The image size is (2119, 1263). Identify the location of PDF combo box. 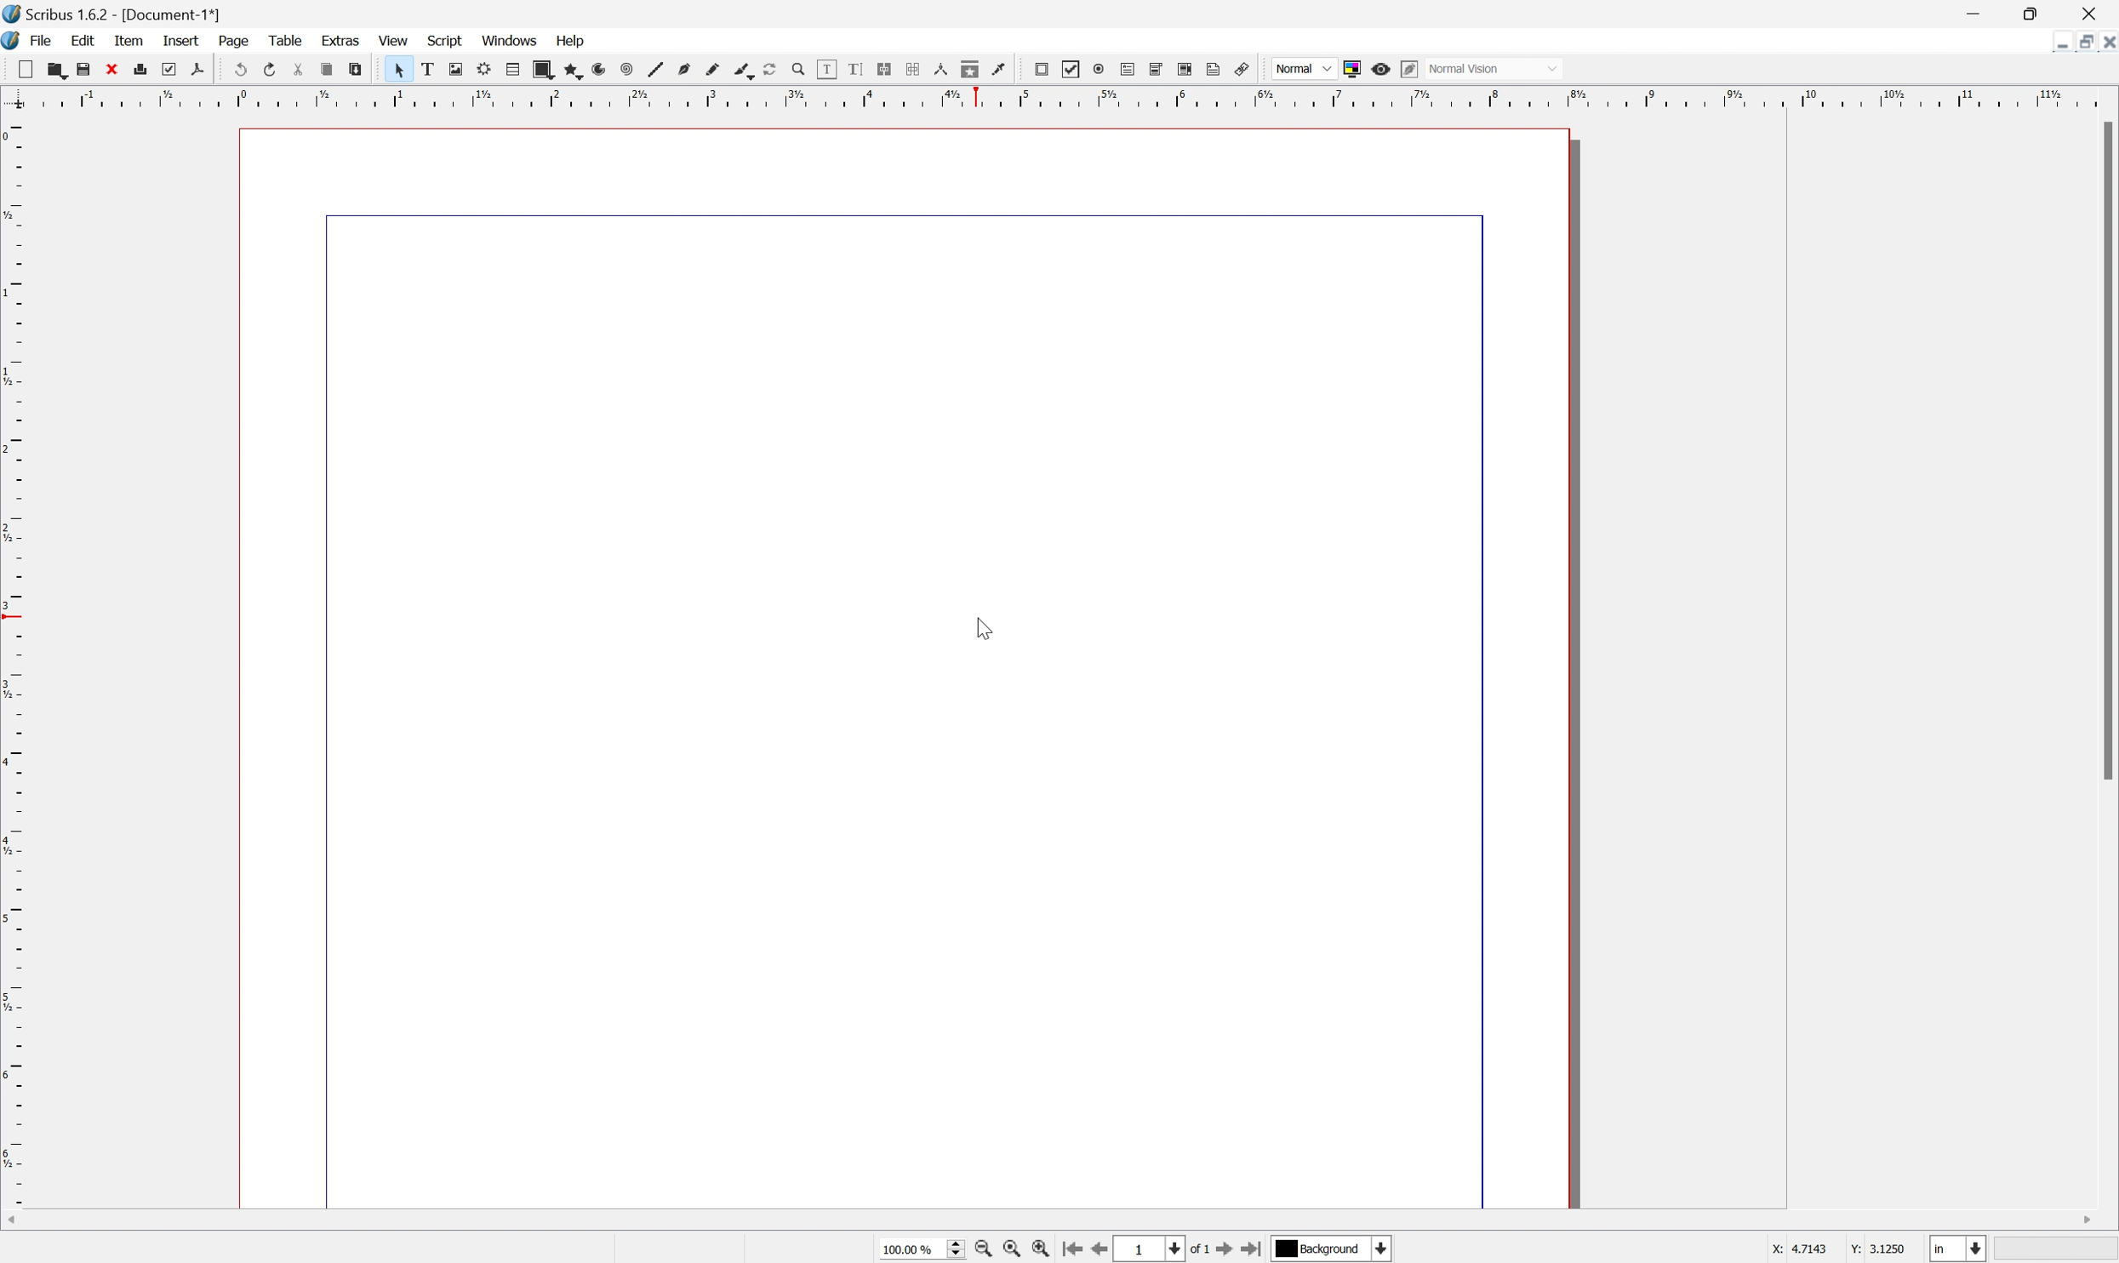
(1155, 69).